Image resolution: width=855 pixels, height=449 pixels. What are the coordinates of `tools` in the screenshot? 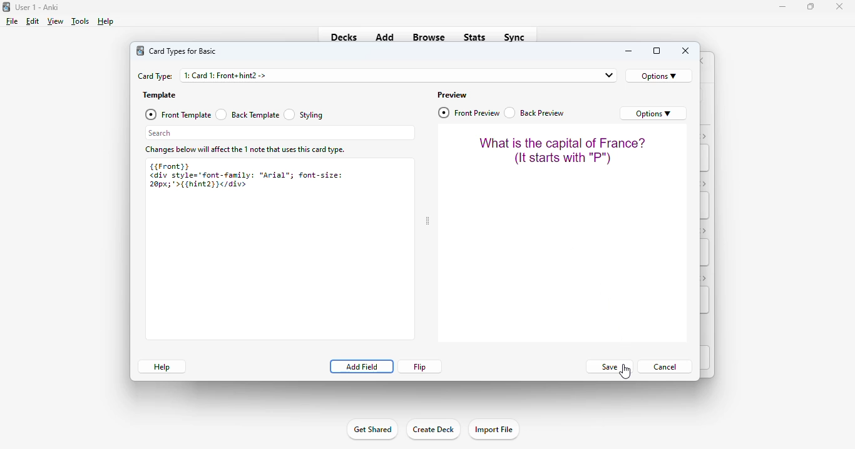 It's located at (81, 21).